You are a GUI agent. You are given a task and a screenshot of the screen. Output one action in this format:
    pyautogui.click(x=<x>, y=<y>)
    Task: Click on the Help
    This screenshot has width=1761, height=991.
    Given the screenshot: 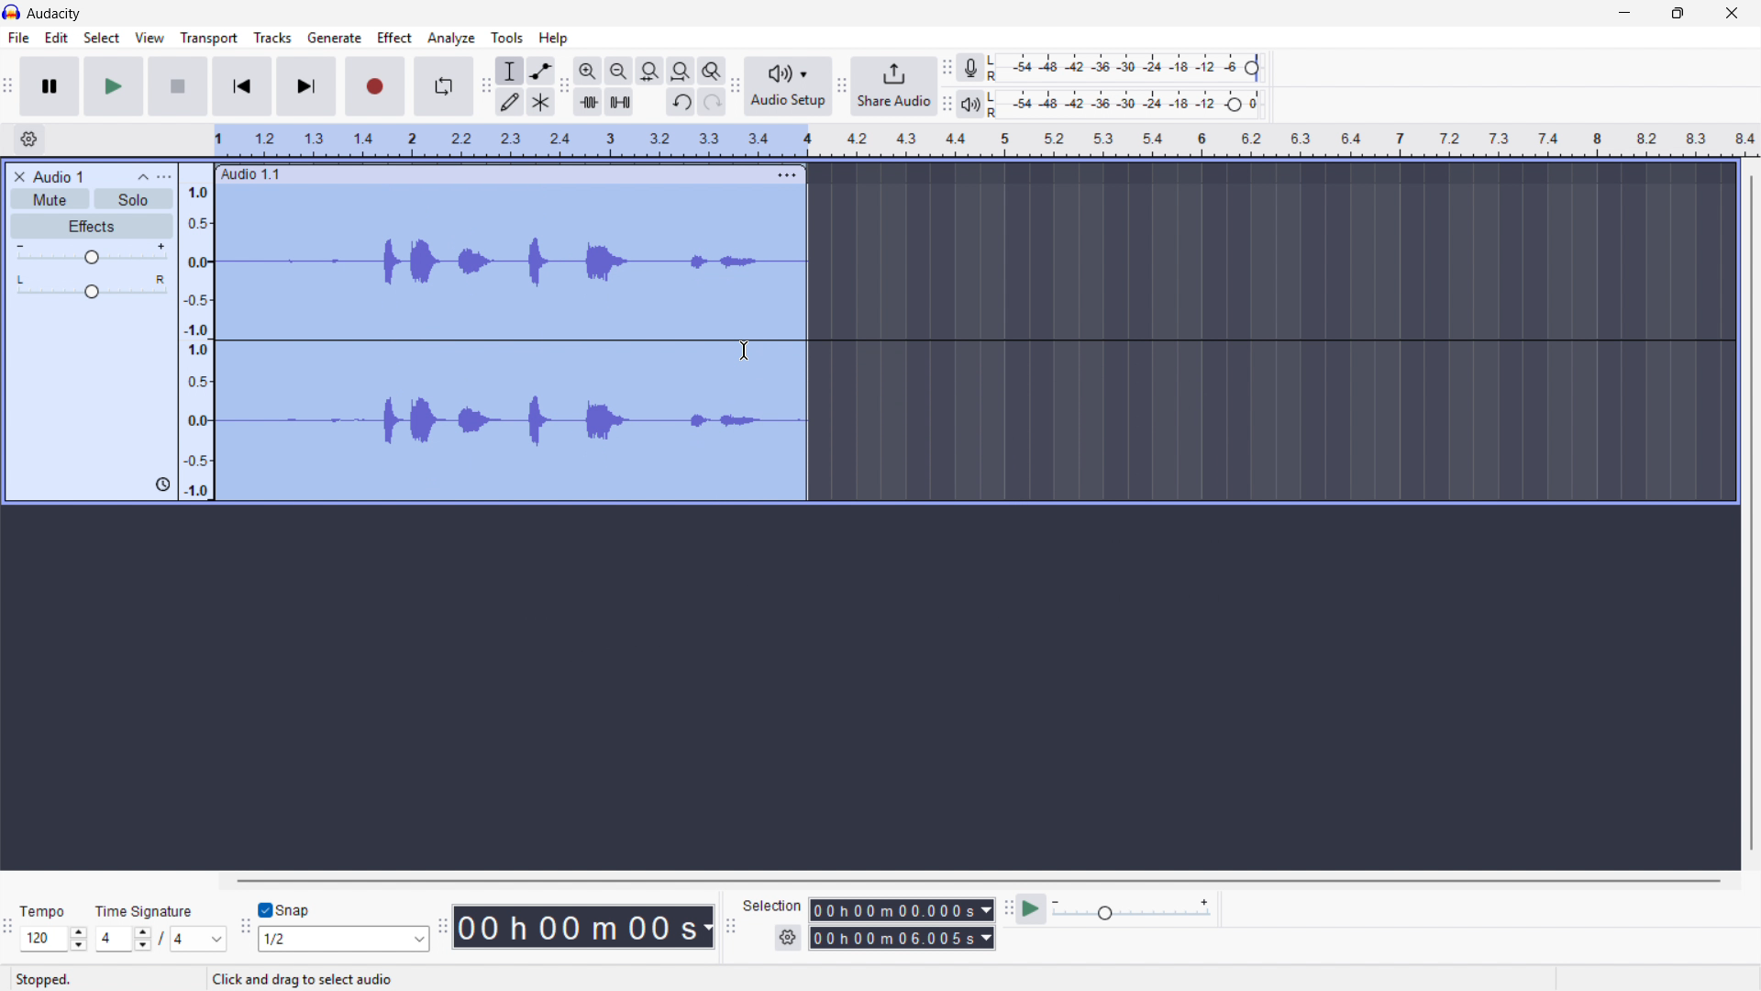 What is the action you would take?
    pyautogui.click(x=554, y=39)
    